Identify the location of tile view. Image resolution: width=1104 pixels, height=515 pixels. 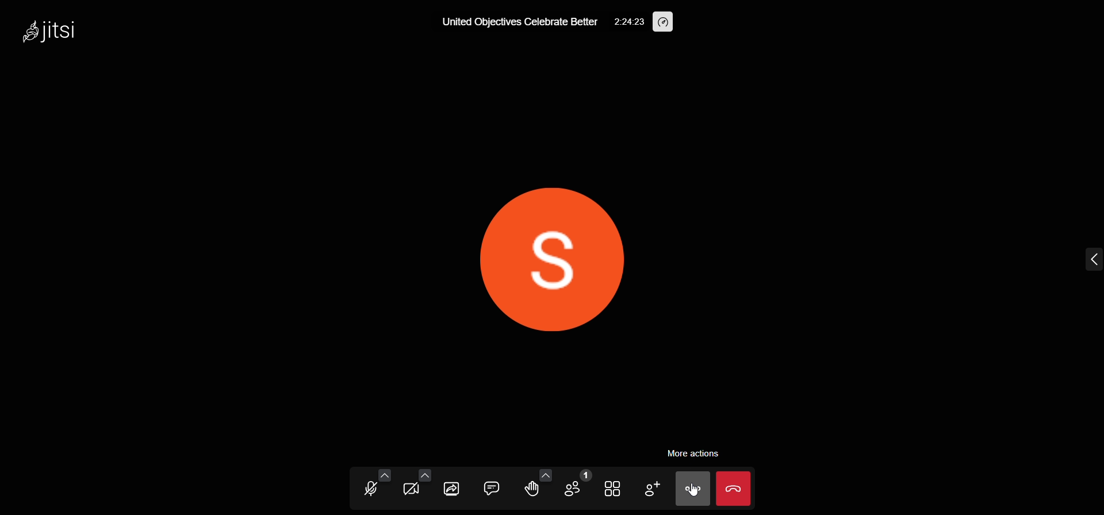
(611, 489).